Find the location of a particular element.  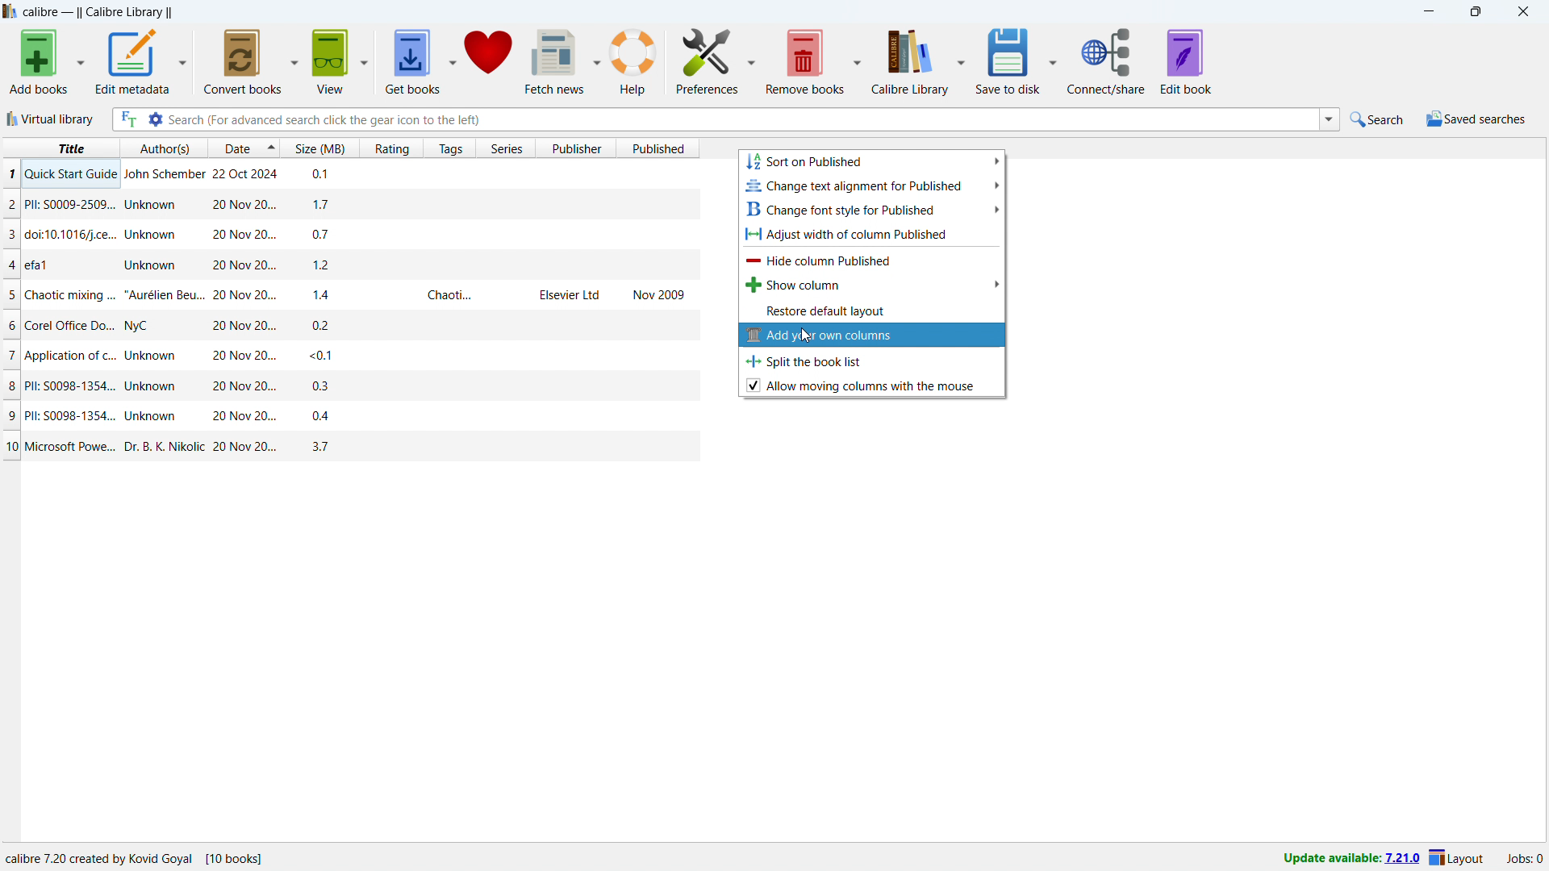

edit metadata options is located at coordinates (183, 59).